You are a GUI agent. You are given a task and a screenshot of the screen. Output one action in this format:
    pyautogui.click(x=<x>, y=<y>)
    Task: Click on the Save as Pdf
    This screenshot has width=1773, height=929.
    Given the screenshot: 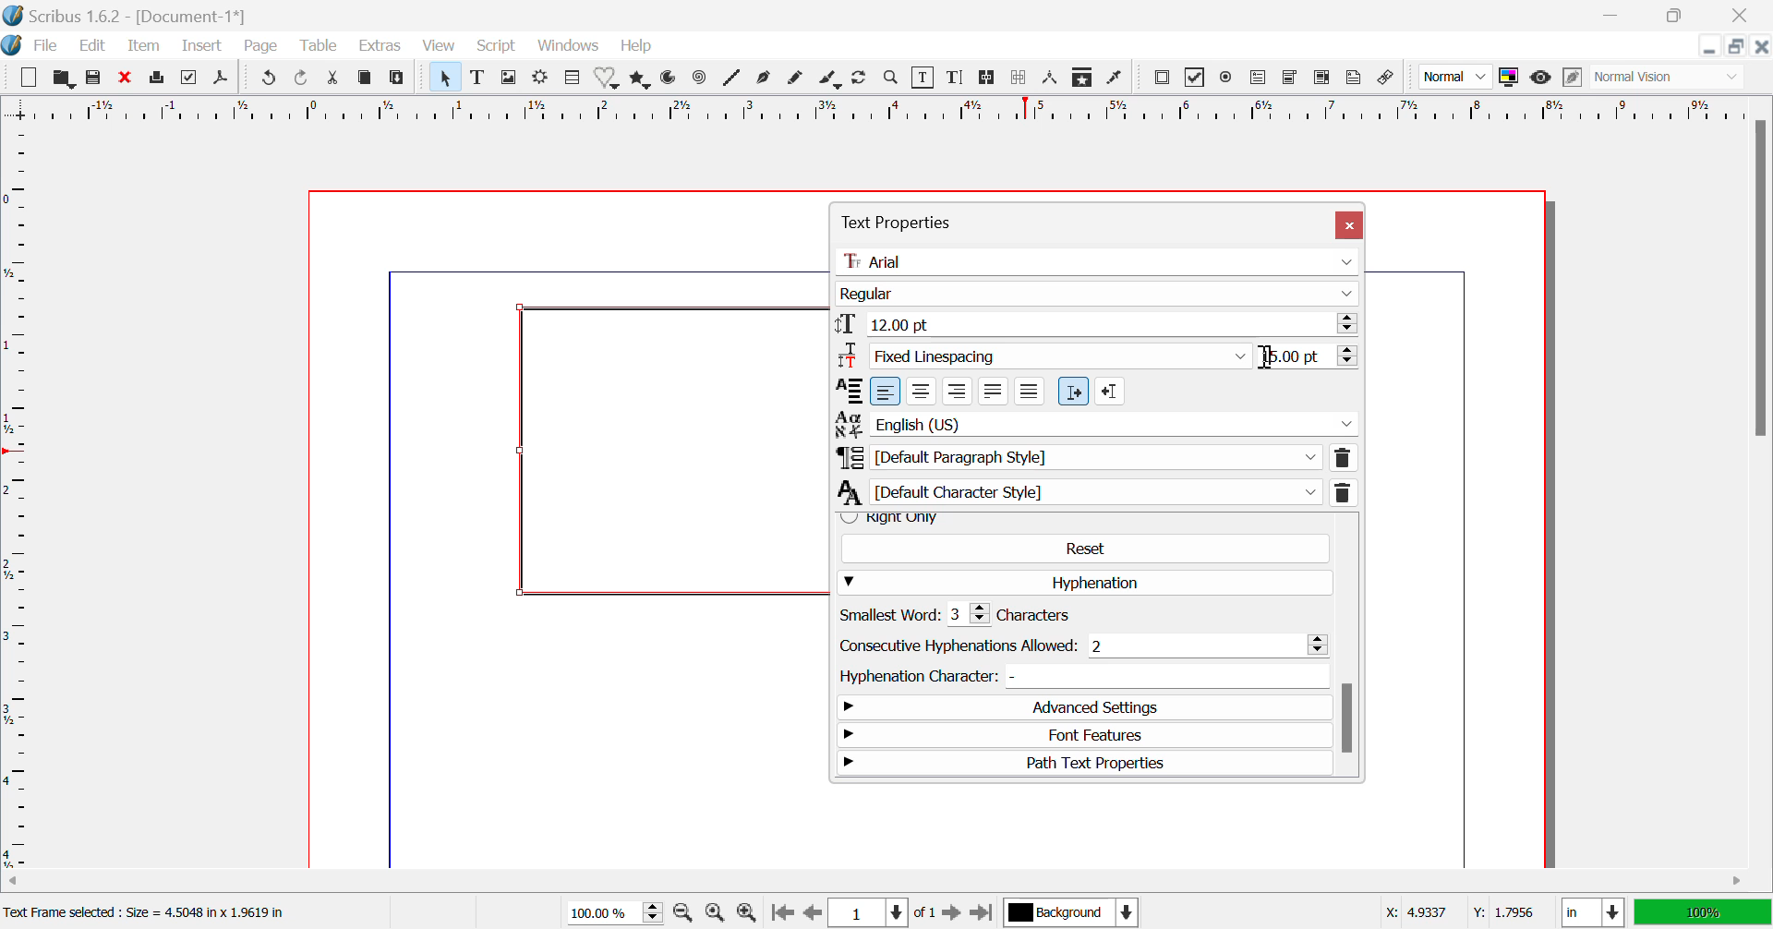 What is the action you would take?
    pyautogui.click(x=225, y=78)
    